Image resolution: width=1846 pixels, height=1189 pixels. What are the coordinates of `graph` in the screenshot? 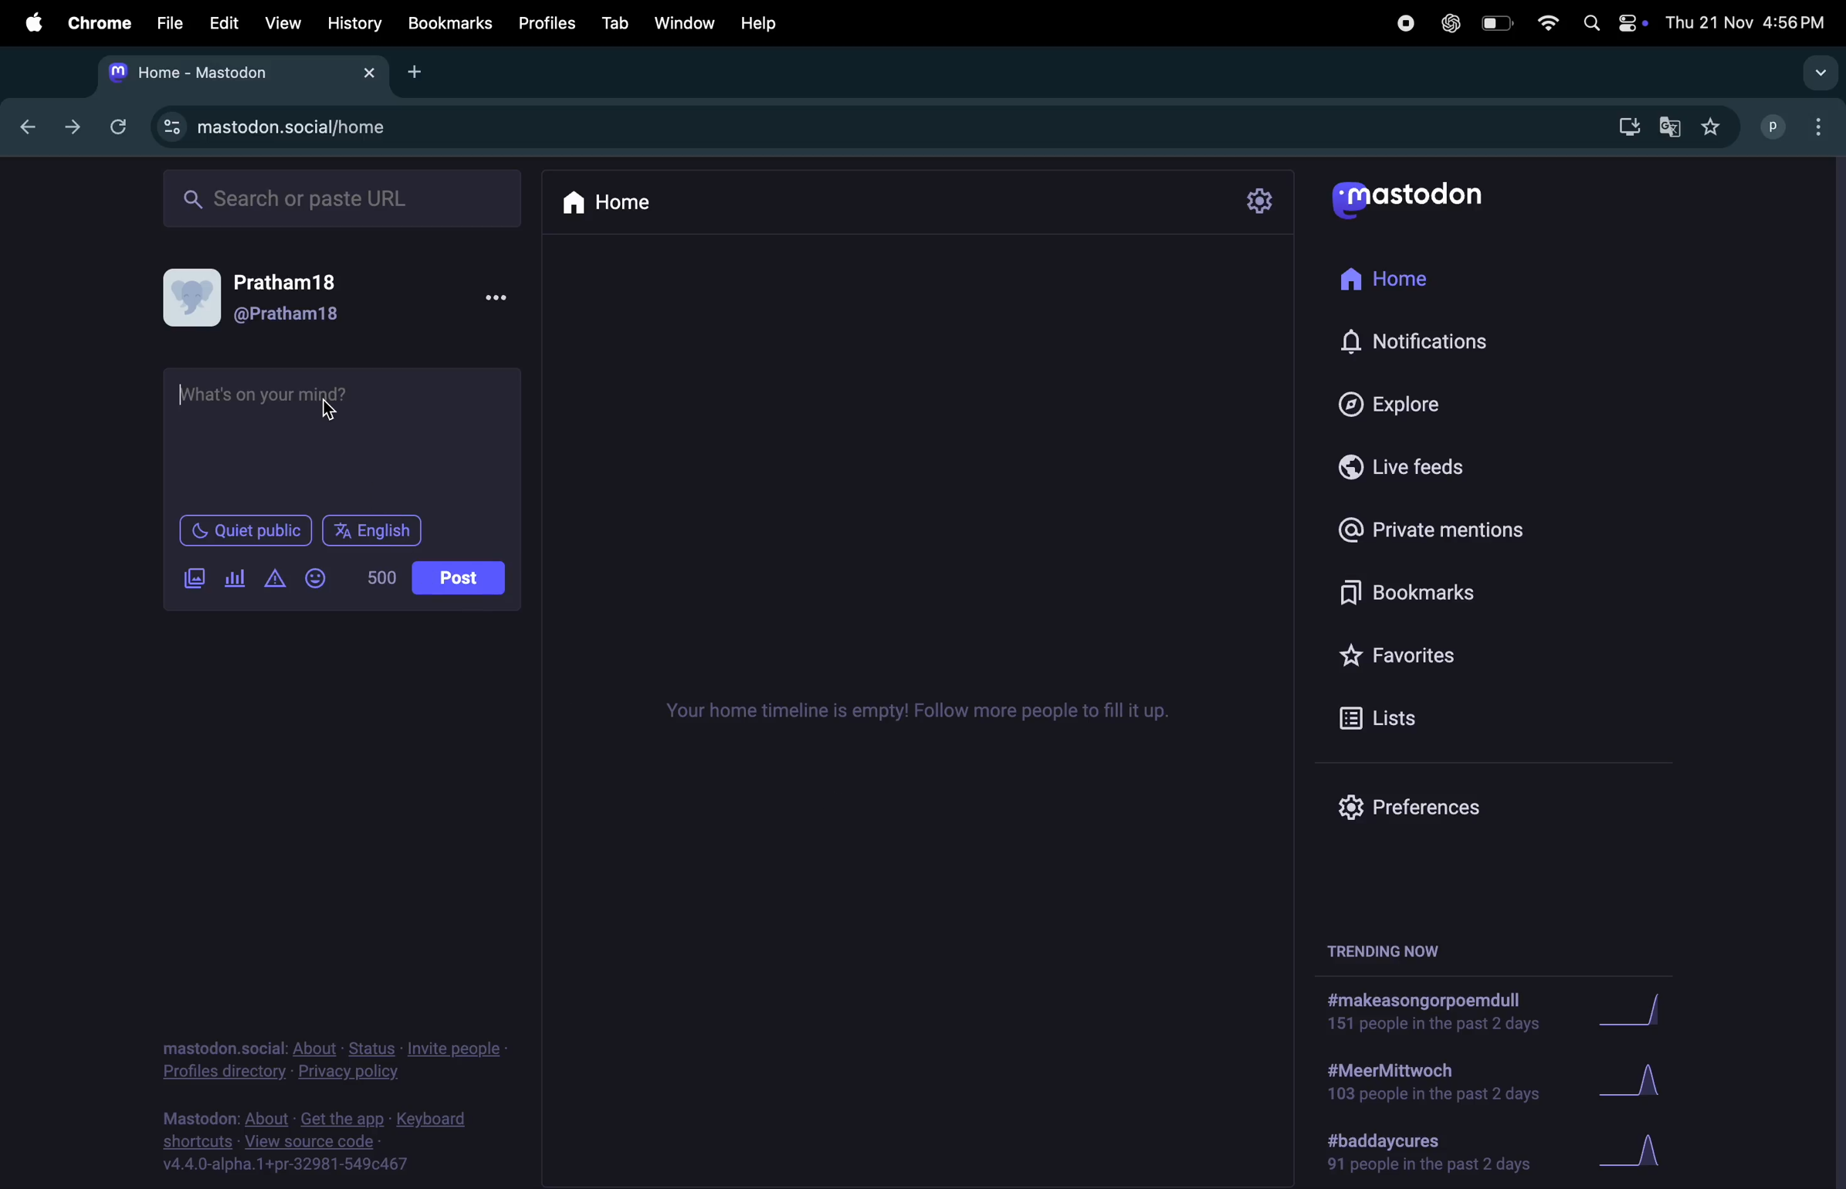 It's located at (1638, 1152).